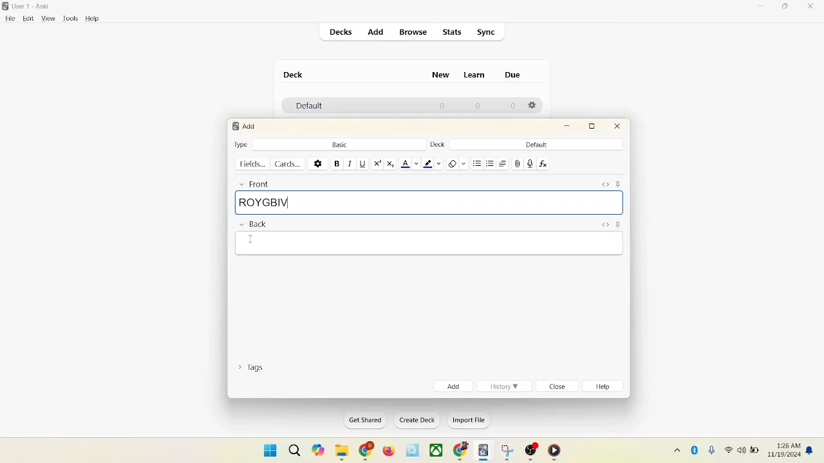 This screenshot has height=463, width=824. I want to click on sync, so click(487, 32).